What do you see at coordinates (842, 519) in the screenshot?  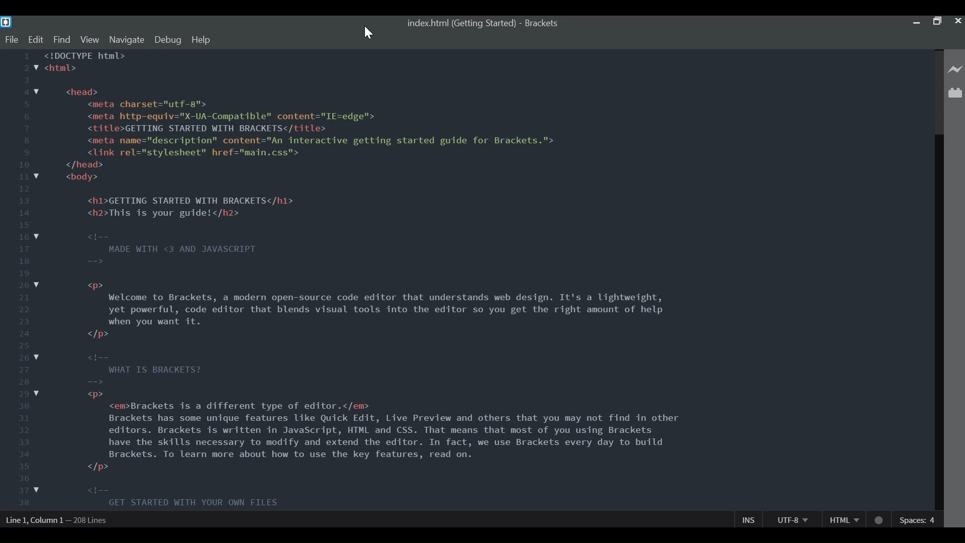 I see `HTML` at bounding box center [842, 519].